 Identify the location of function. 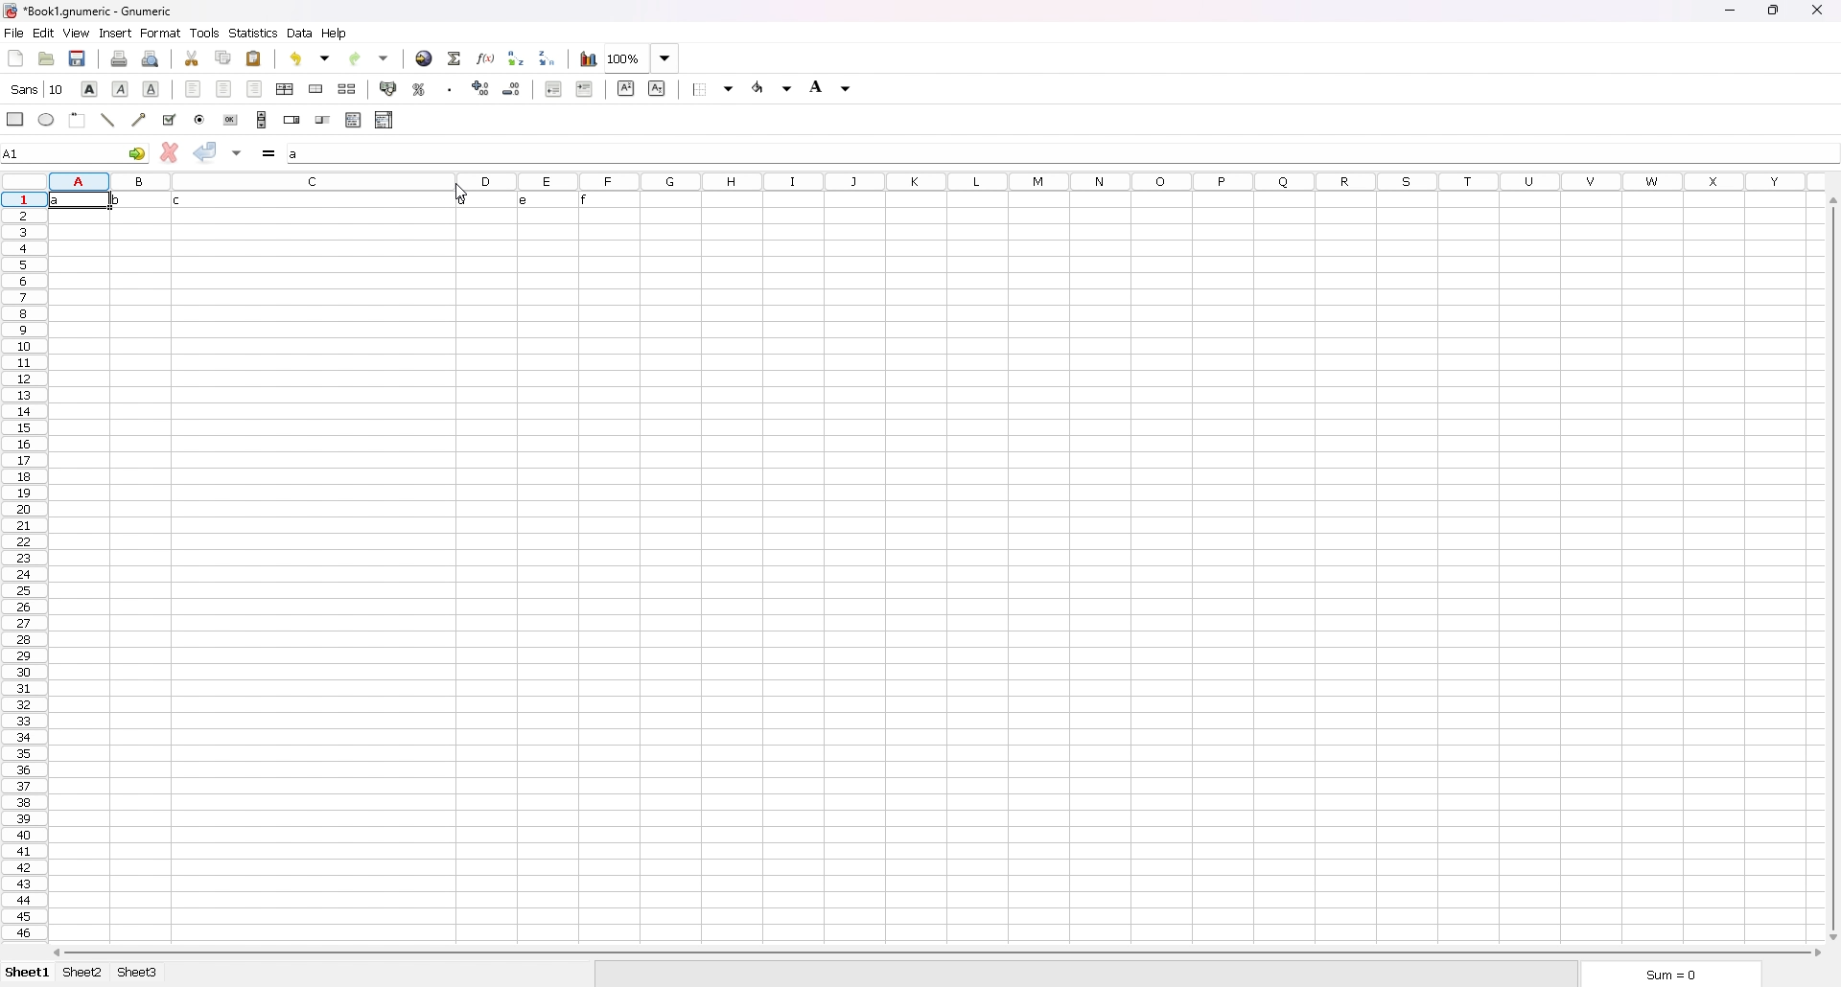
(486, 58).